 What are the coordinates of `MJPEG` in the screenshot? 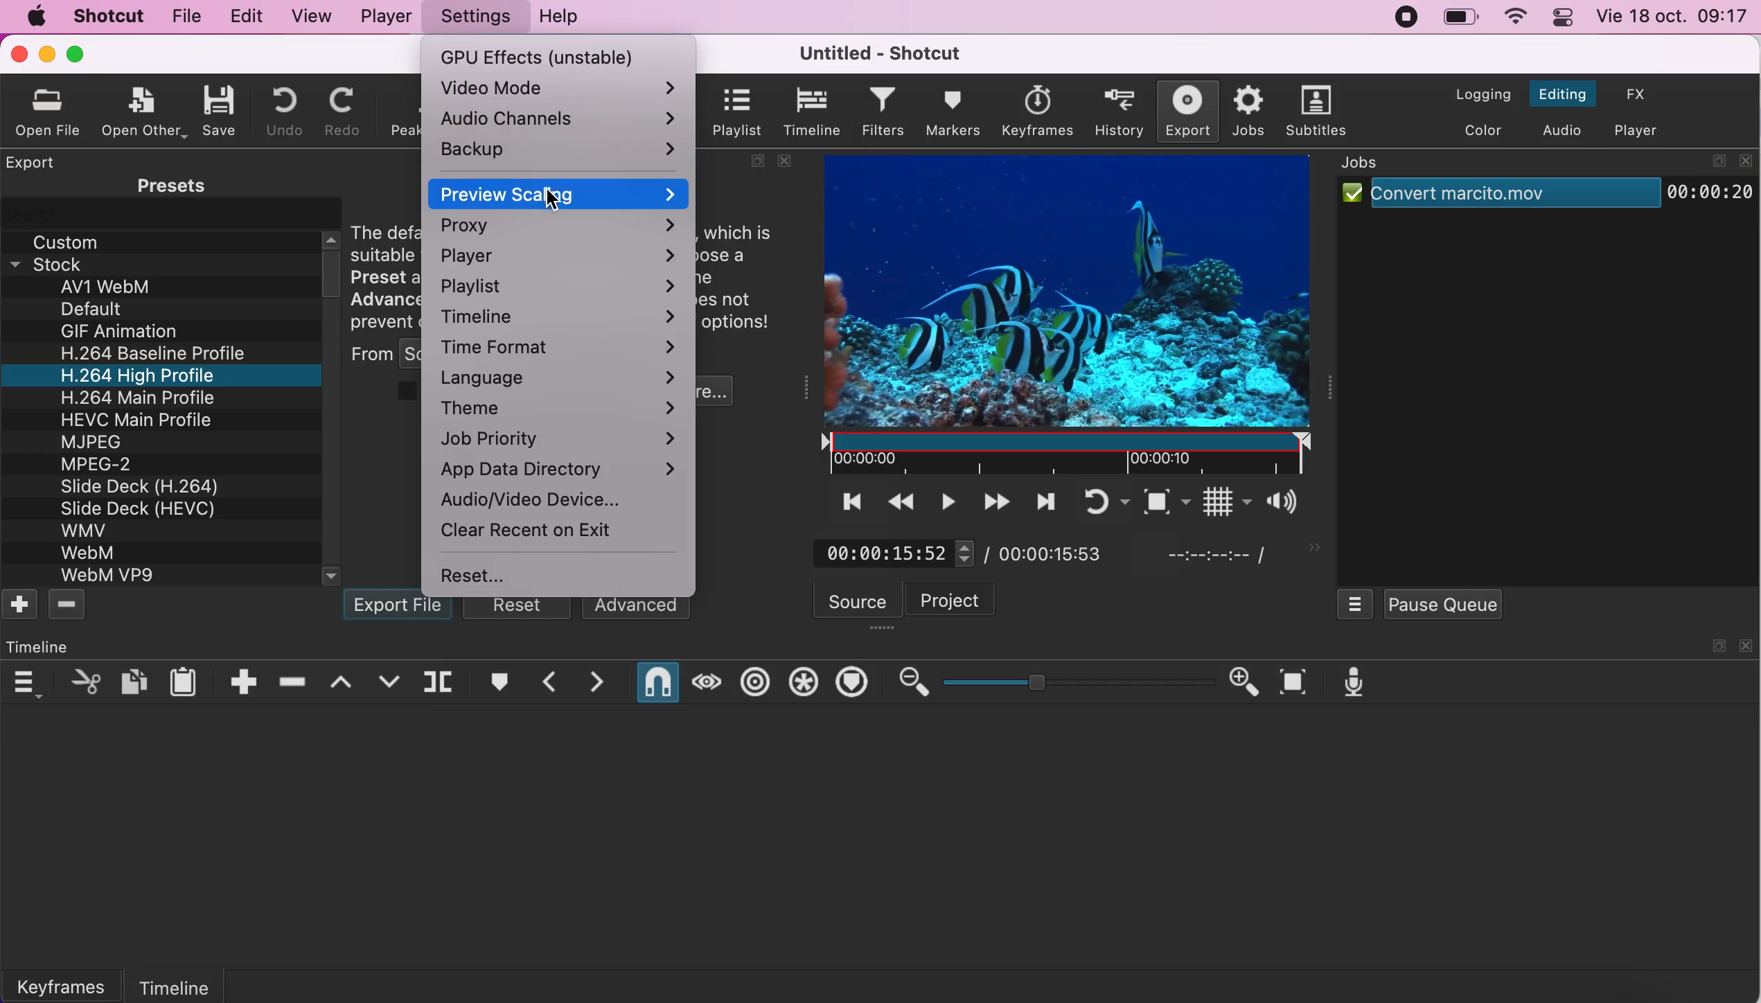 It's located at (97, 441).